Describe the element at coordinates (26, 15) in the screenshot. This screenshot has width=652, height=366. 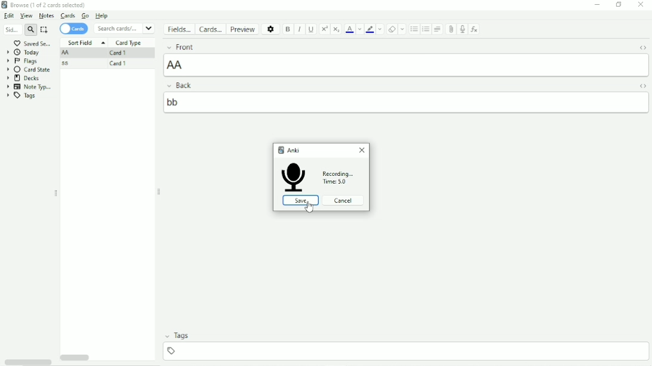
I see `View` at that location.